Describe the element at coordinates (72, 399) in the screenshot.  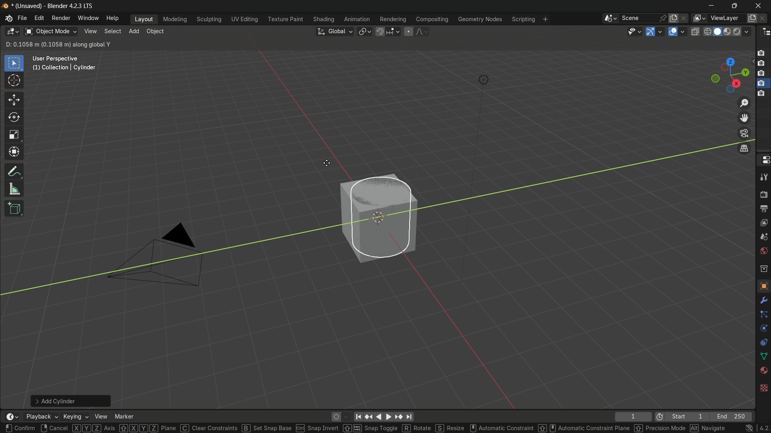
I see `add cylinder` at that location.